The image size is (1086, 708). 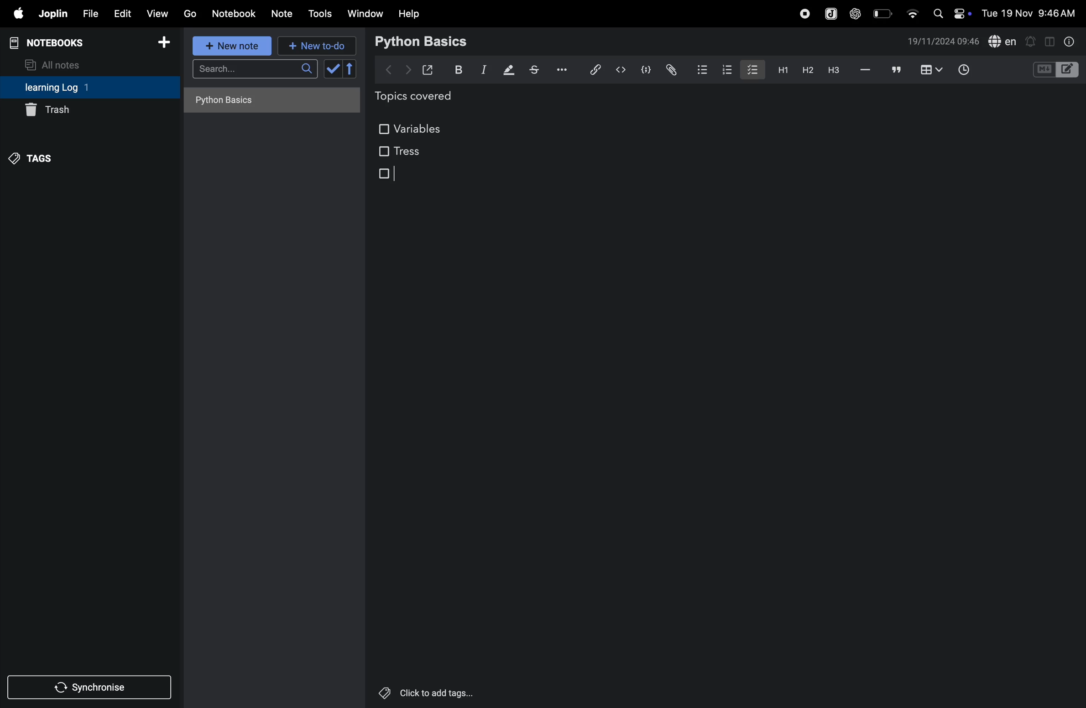 What do you see at coordinates (929, 70) in the screenshot?
I see `add table` at bounding box center [929, 70].